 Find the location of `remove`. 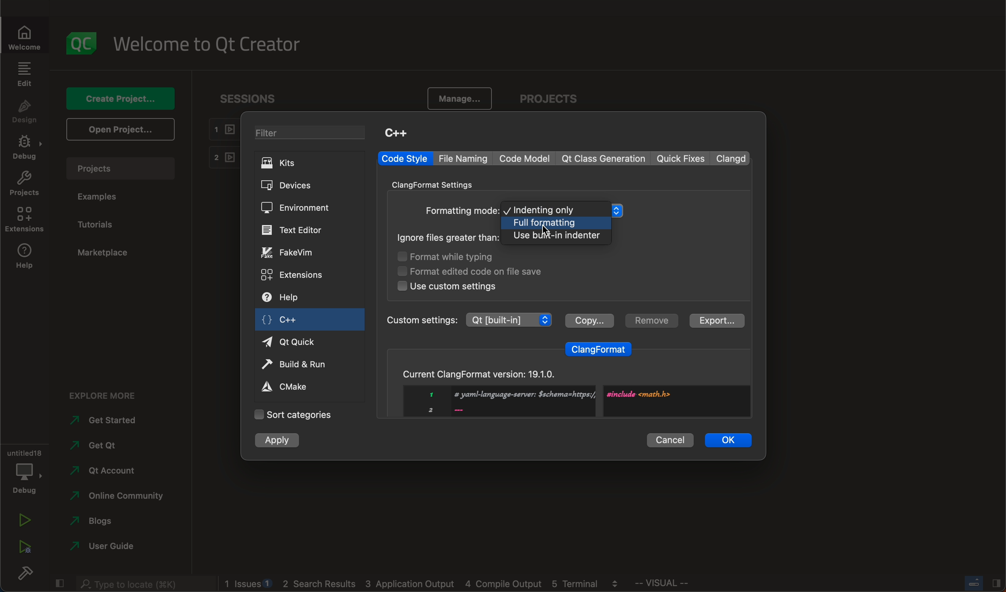

remove is located at coordinates (650, 320).